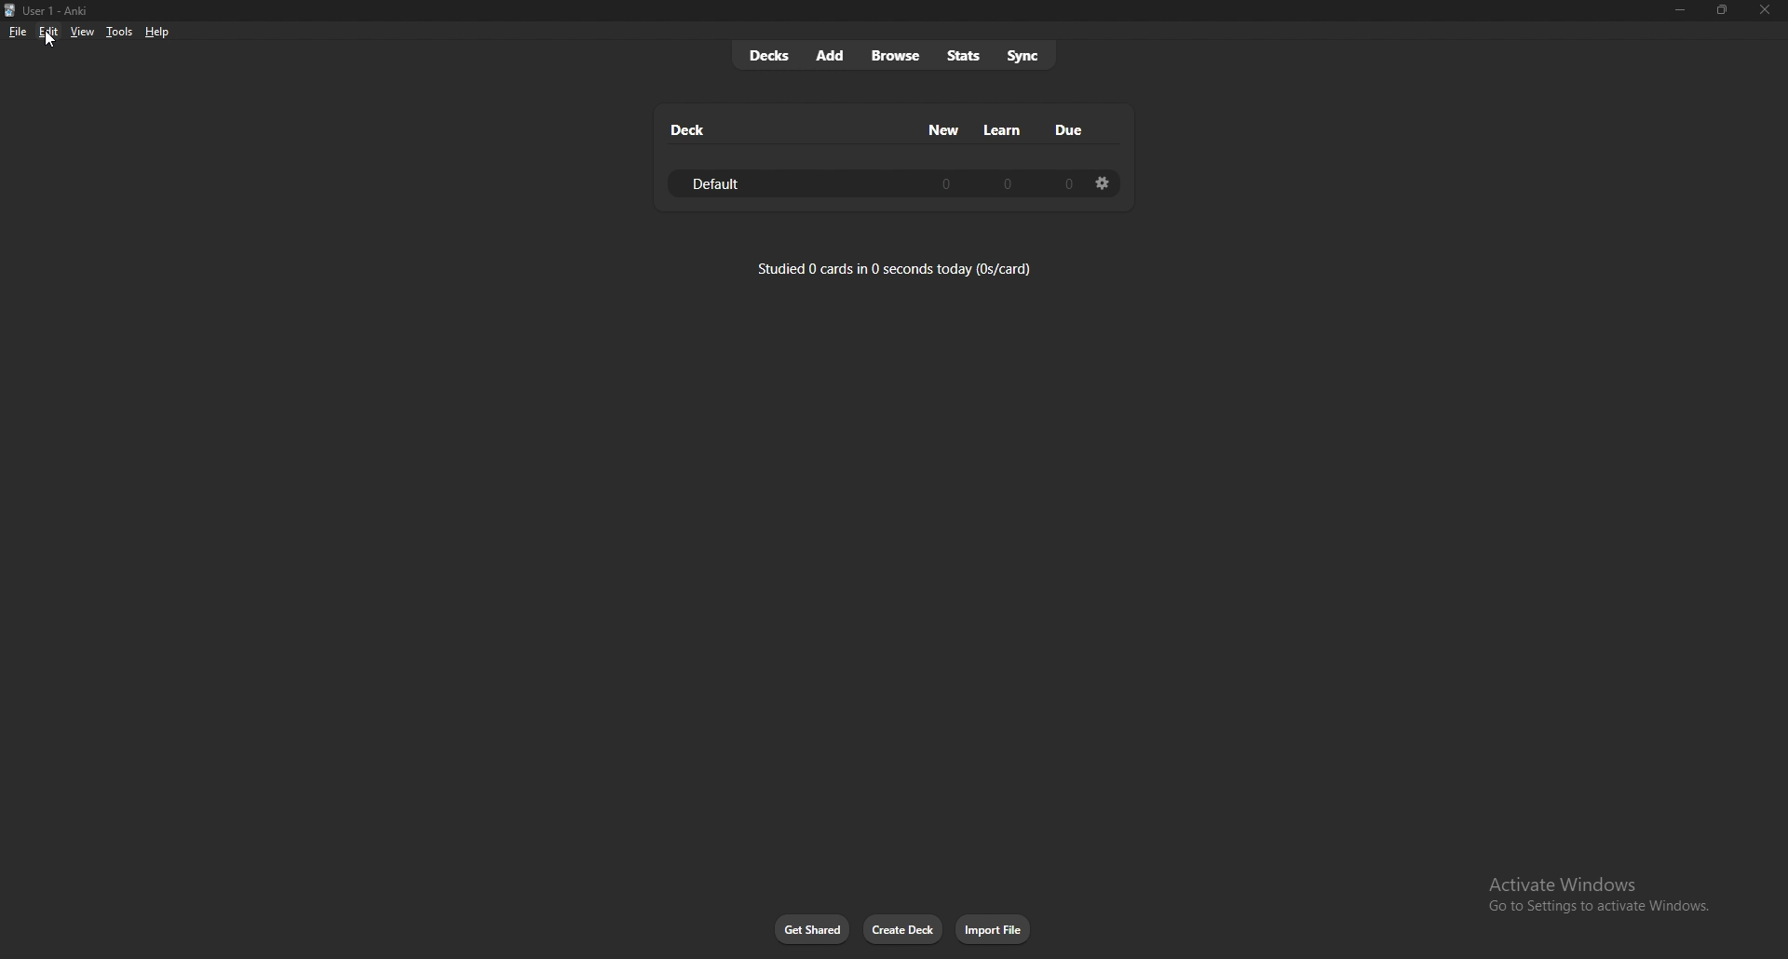 The width and height of the screenshot is (1788, 959). I want to click on import file, so click(996, 929).